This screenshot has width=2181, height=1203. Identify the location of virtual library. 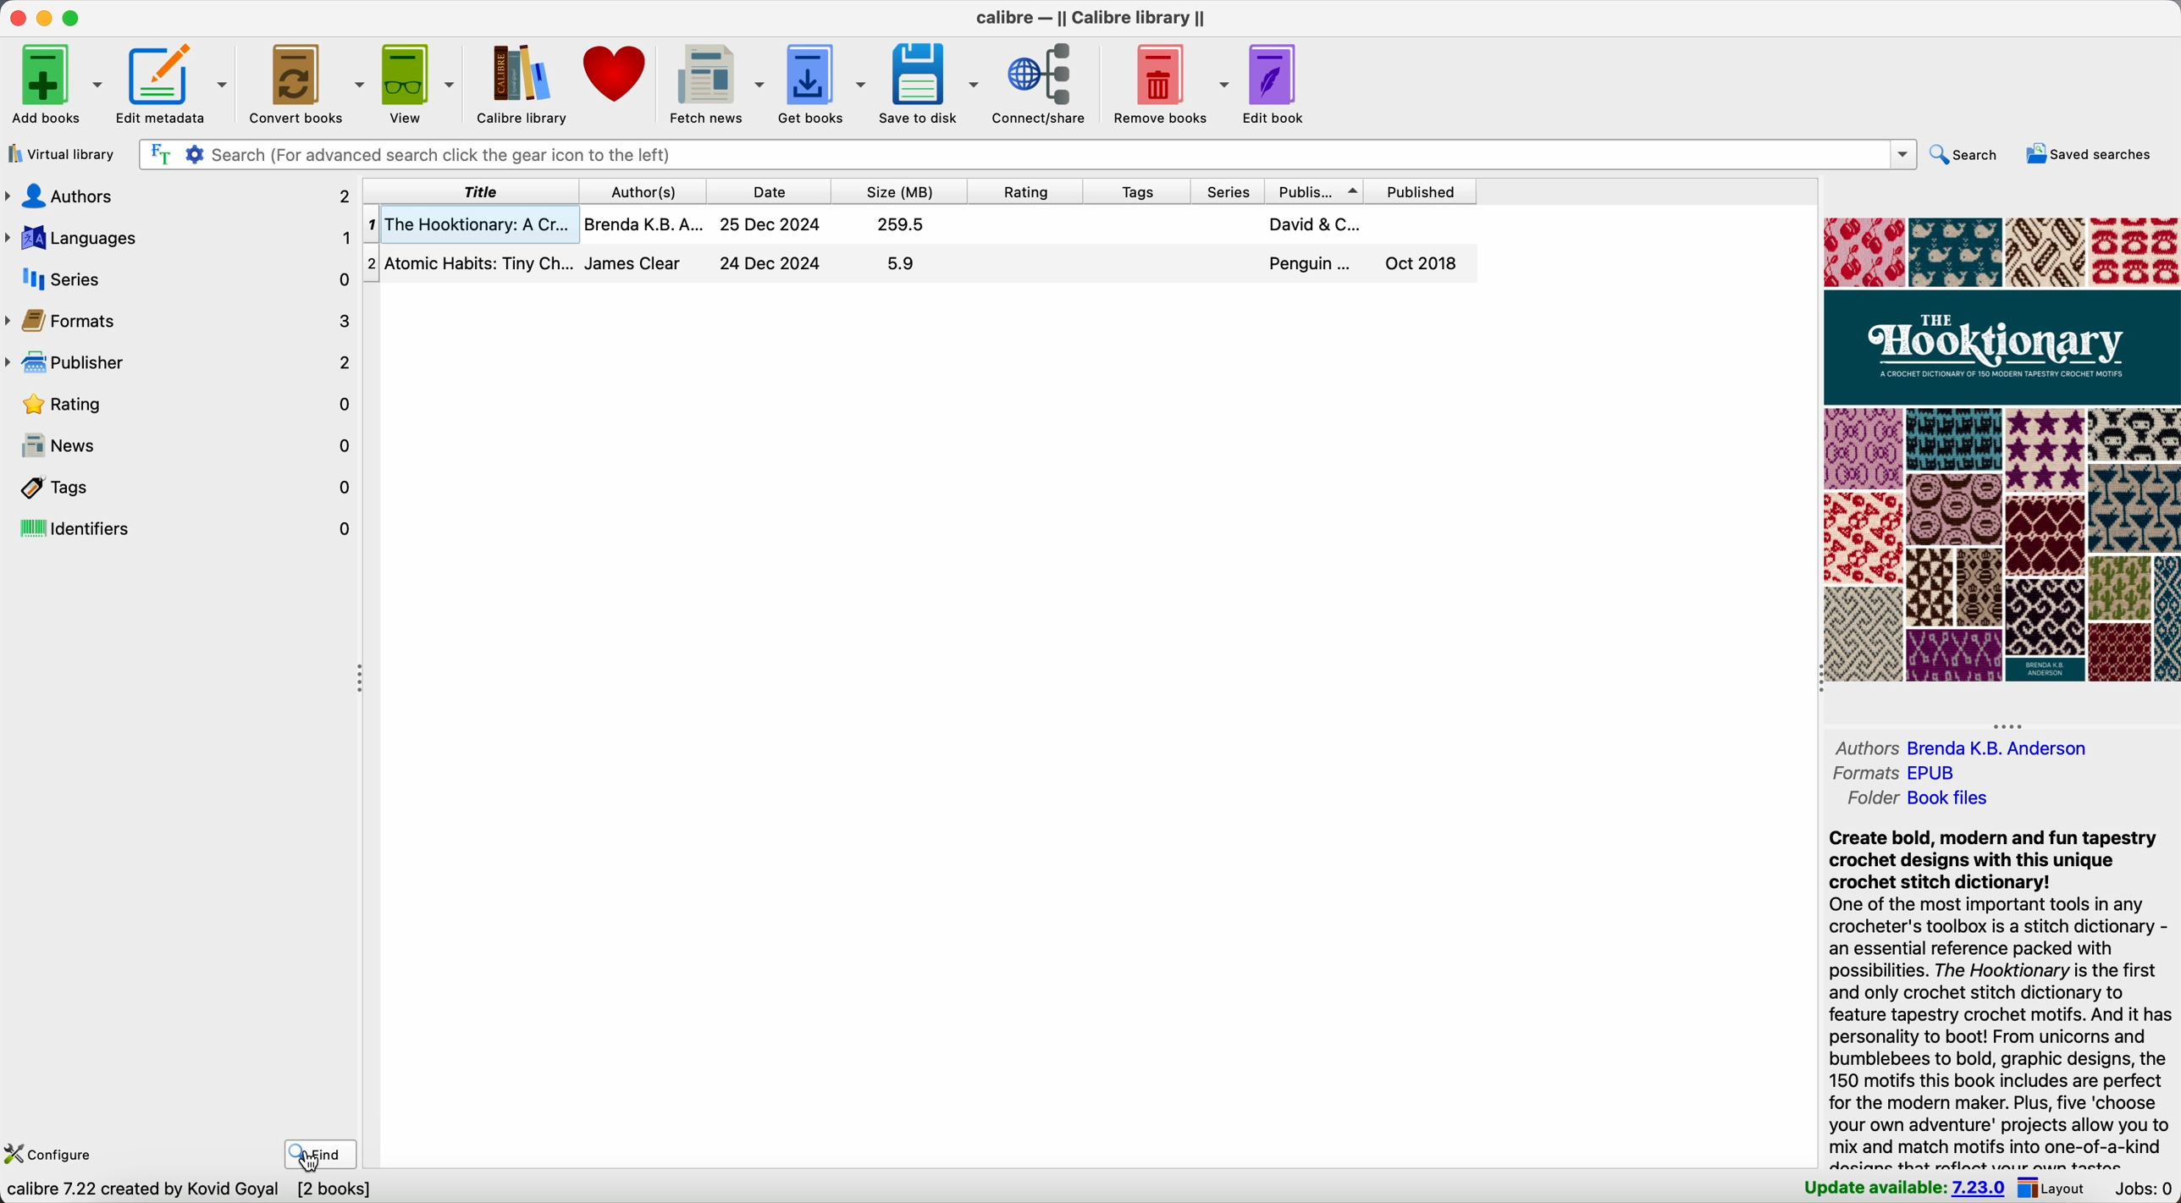
(63, 156).